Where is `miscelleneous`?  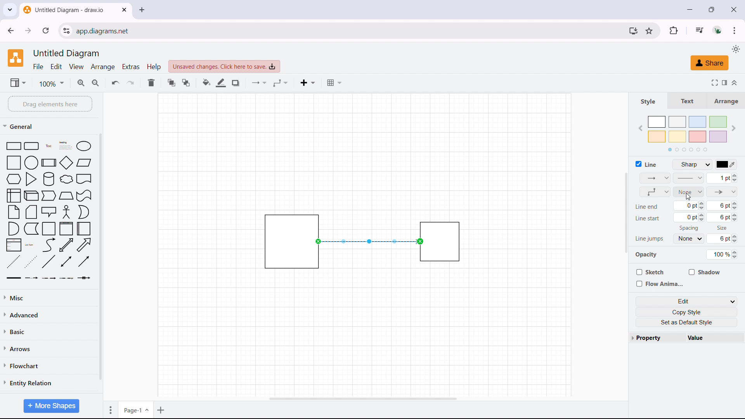
miscelleneous is located at coordinates (49, 297).